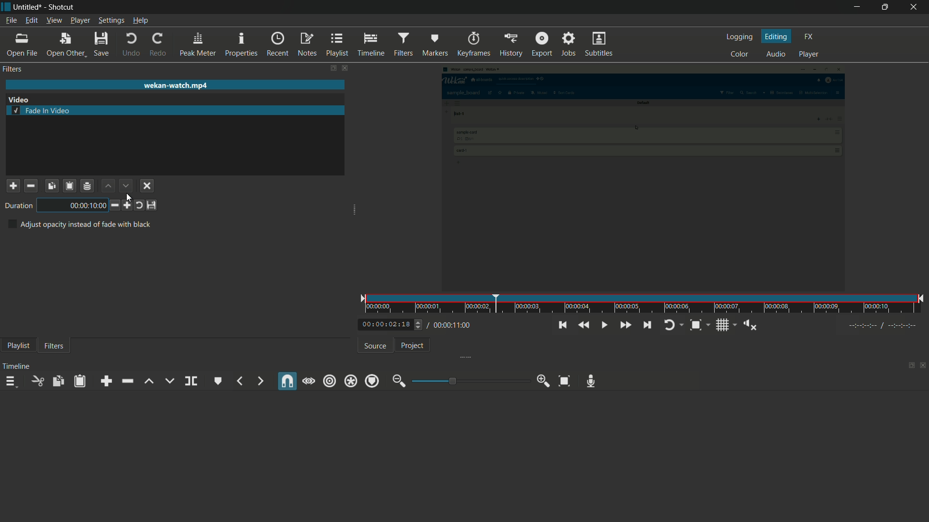 The height and width of the screenshot is (522, 929). Describe the element at coordinates (13, 69) in the screenshot. I see `filters` at that location.